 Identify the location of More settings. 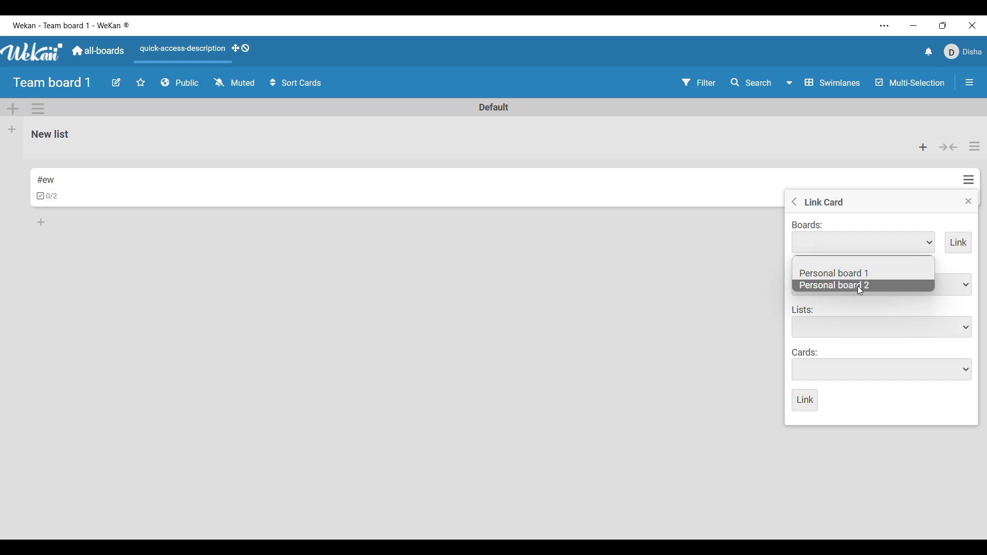
(885, 26).